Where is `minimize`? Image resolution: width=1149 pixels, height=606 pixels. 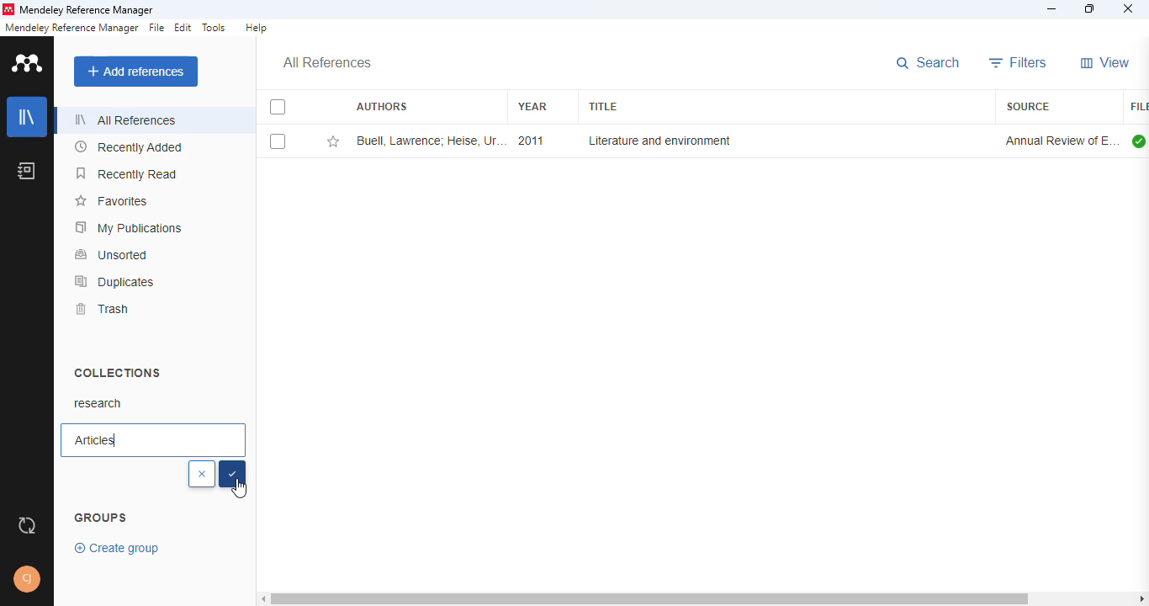 minimize is located at coordinates (1052, 10).